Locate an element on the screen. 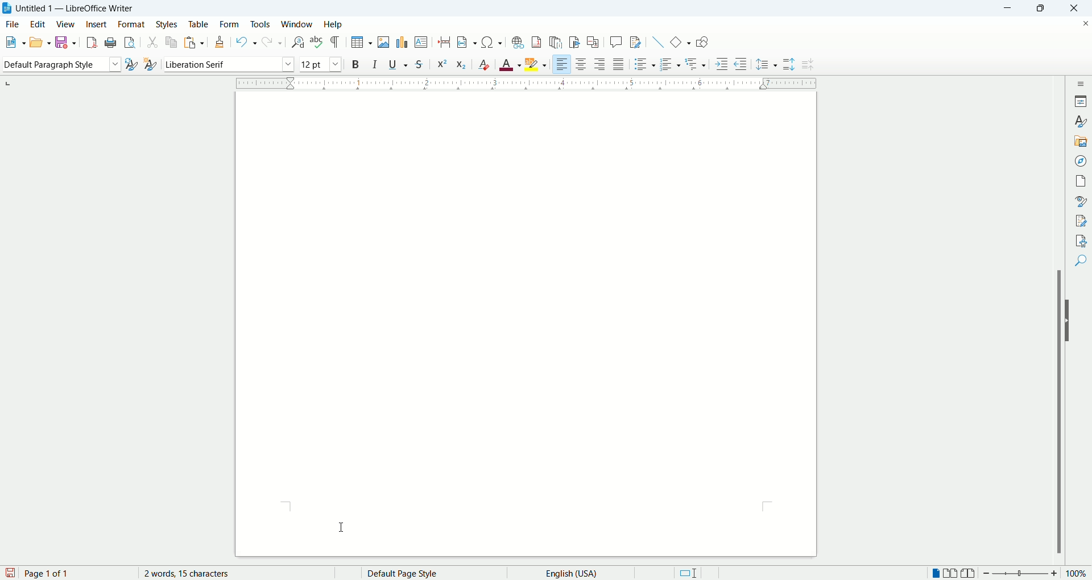 Image resolution: width=1092 pixels, height=580 pixels. outline is located at coordinates (697, 63).